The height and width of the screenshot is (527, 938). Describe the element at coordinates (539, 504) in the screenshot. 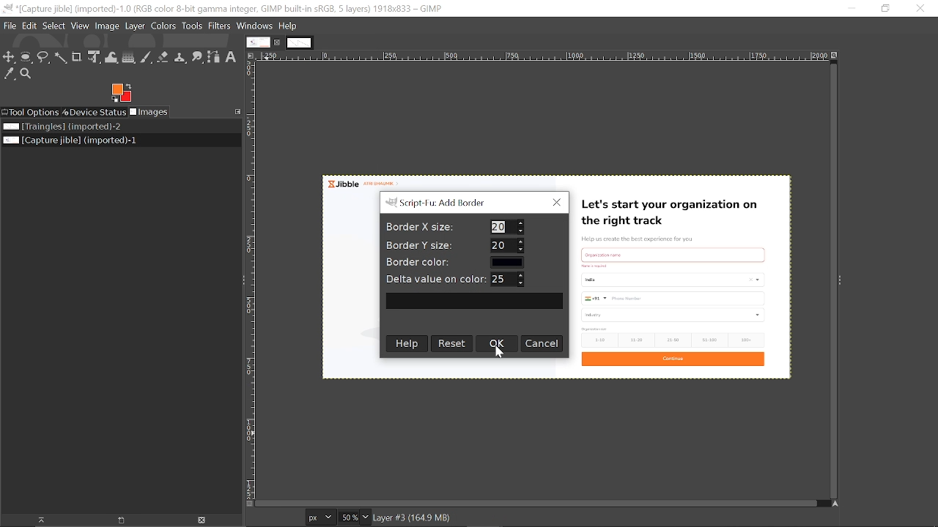

I see `Horizontal scrollbar` at that location.